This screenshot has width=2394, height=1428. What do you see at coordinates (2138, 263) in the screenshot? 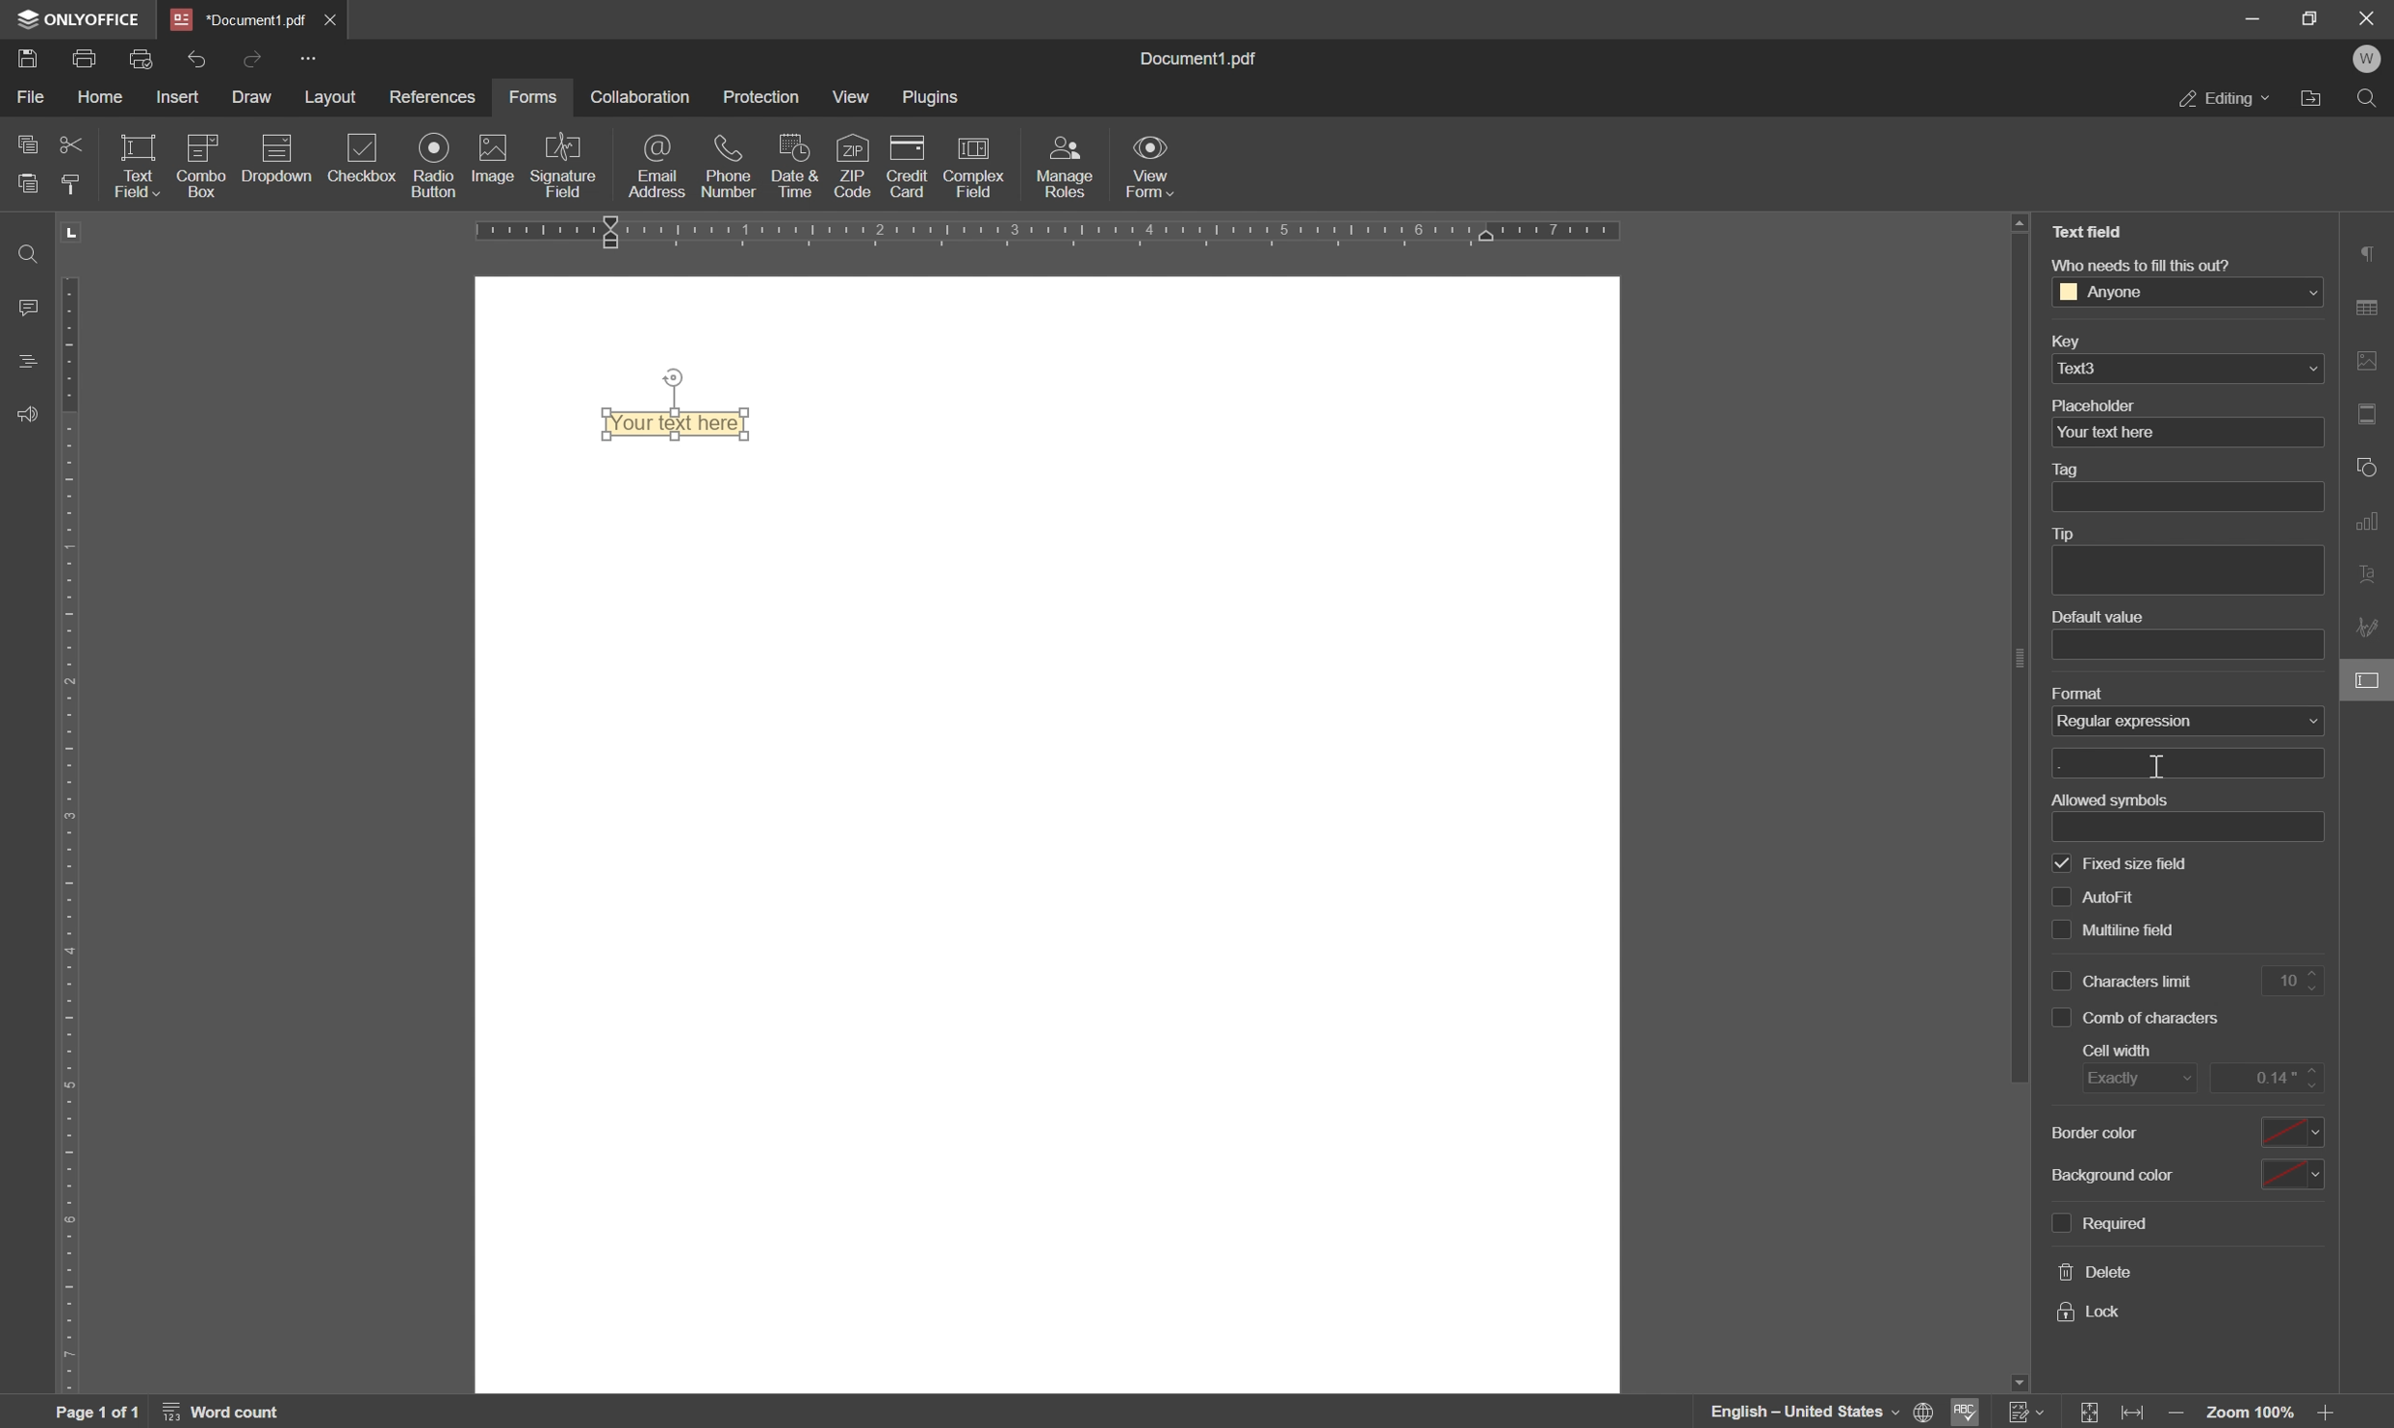
I see `who needs to fill this out?` at bounding box center [2138, 263].